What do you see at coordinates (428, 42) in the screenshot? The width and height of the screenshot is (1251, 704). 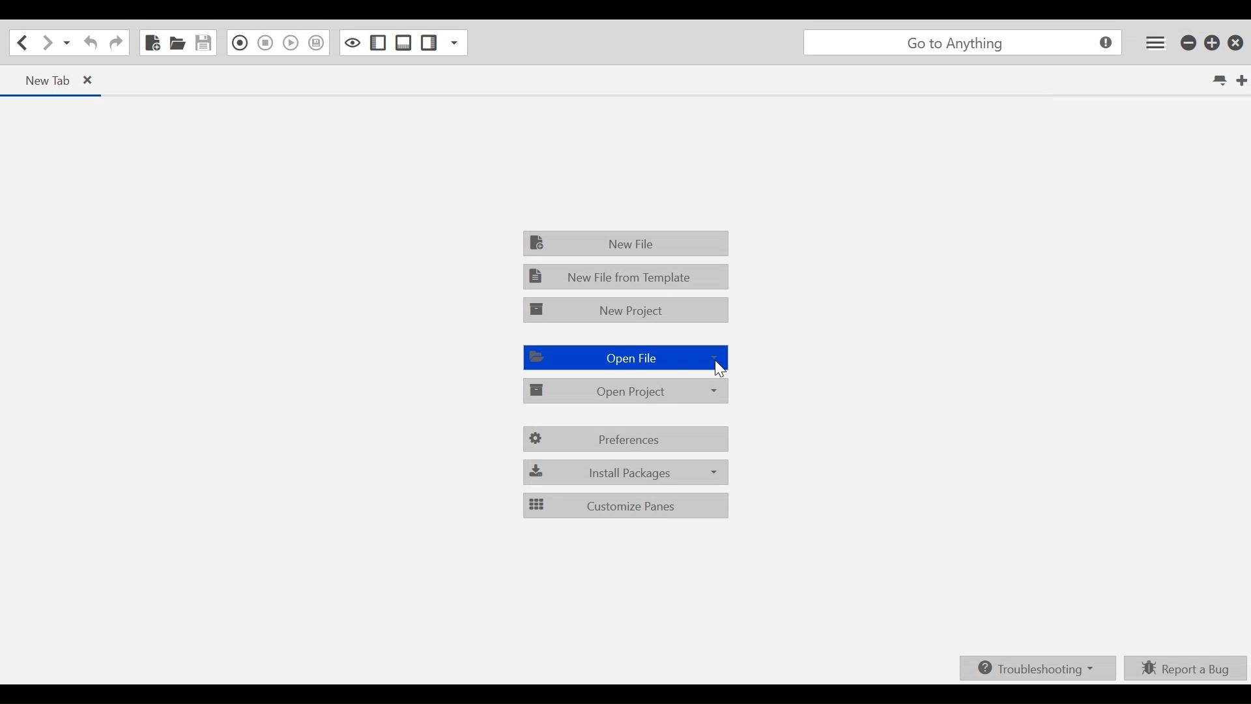 I see `Show/Hide Left Pane` at bounding box center [428, 42].